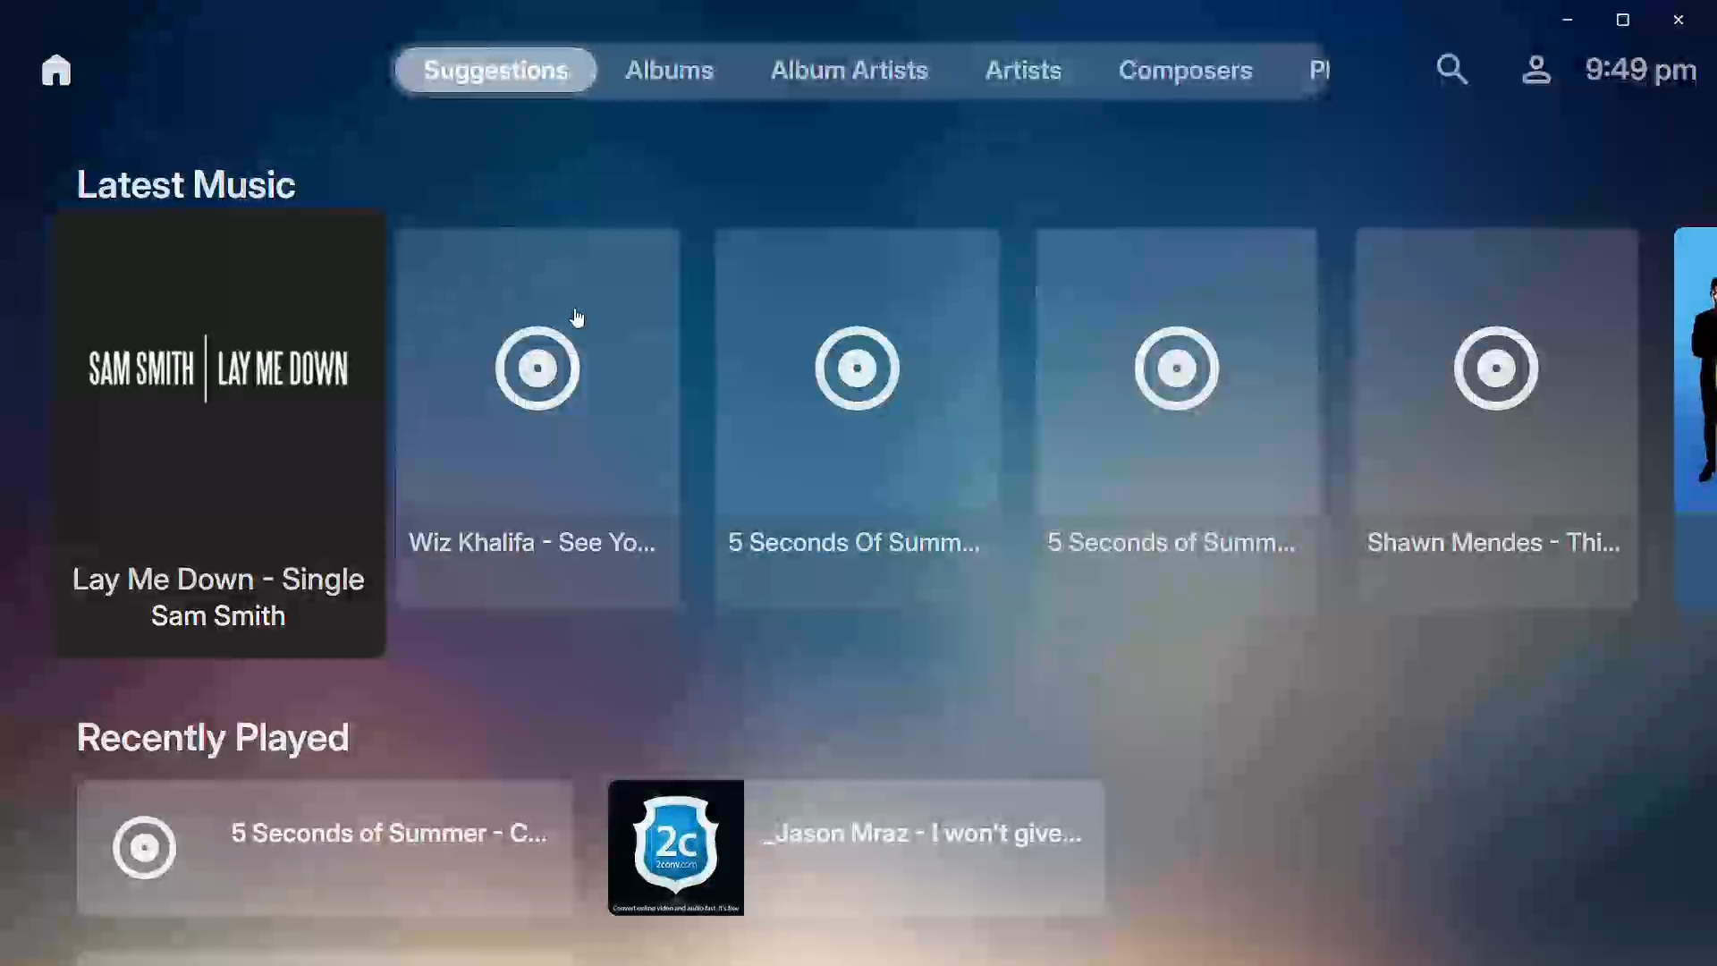  What do you see at coordinates (1559, 21) in the screenshot?
I see `Minimize` at bounding box center [1559, 21].